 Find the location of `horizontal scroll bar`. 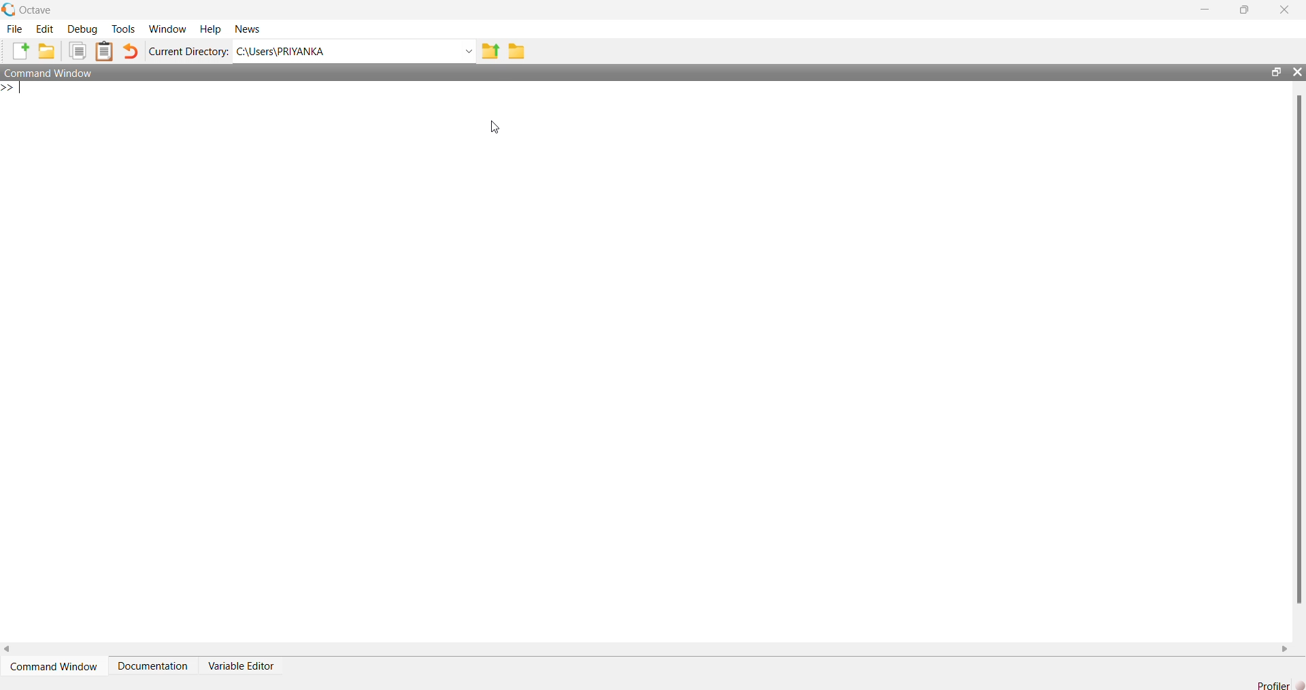

horizontal scroll bar is located at coordinates (648, 649).